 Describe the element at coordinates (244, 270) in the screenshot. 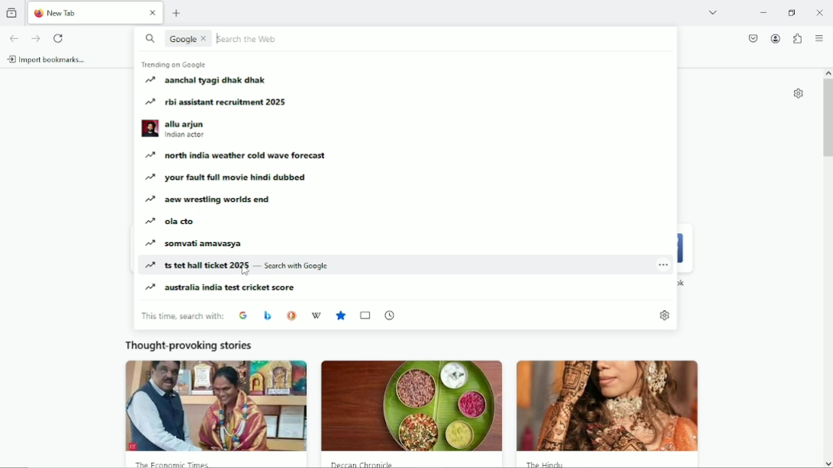

I see `cursor movement` at that location.